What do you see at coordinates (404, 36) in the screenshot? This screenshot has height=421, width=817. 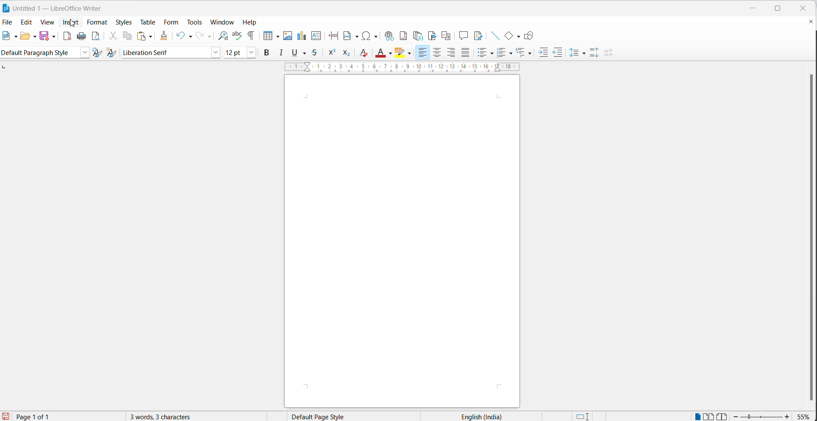 I see `insert footnote` at bounding box center [404, 36].